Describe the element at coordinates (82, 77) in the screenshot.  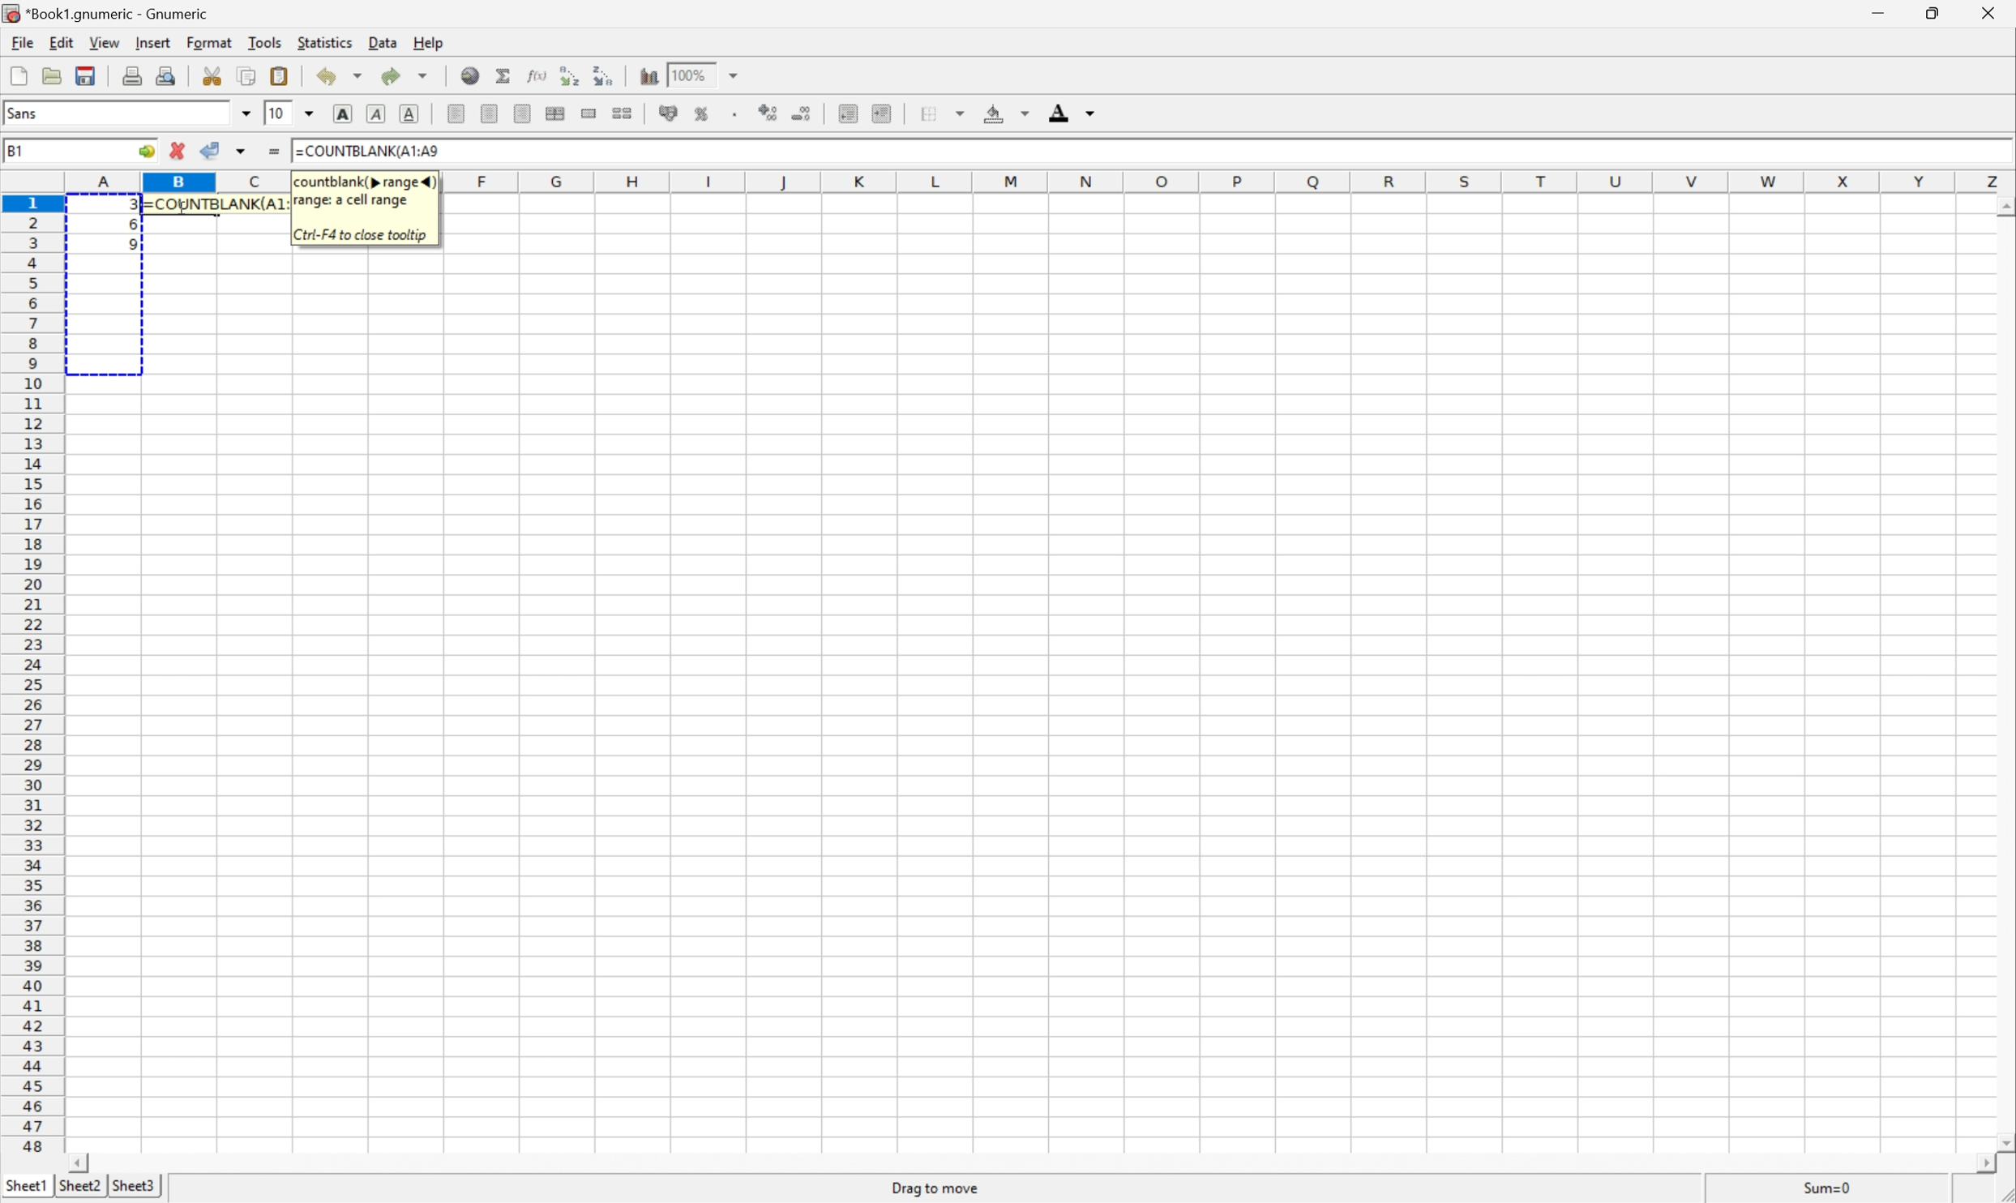
I see `Save current workbook` at that location.